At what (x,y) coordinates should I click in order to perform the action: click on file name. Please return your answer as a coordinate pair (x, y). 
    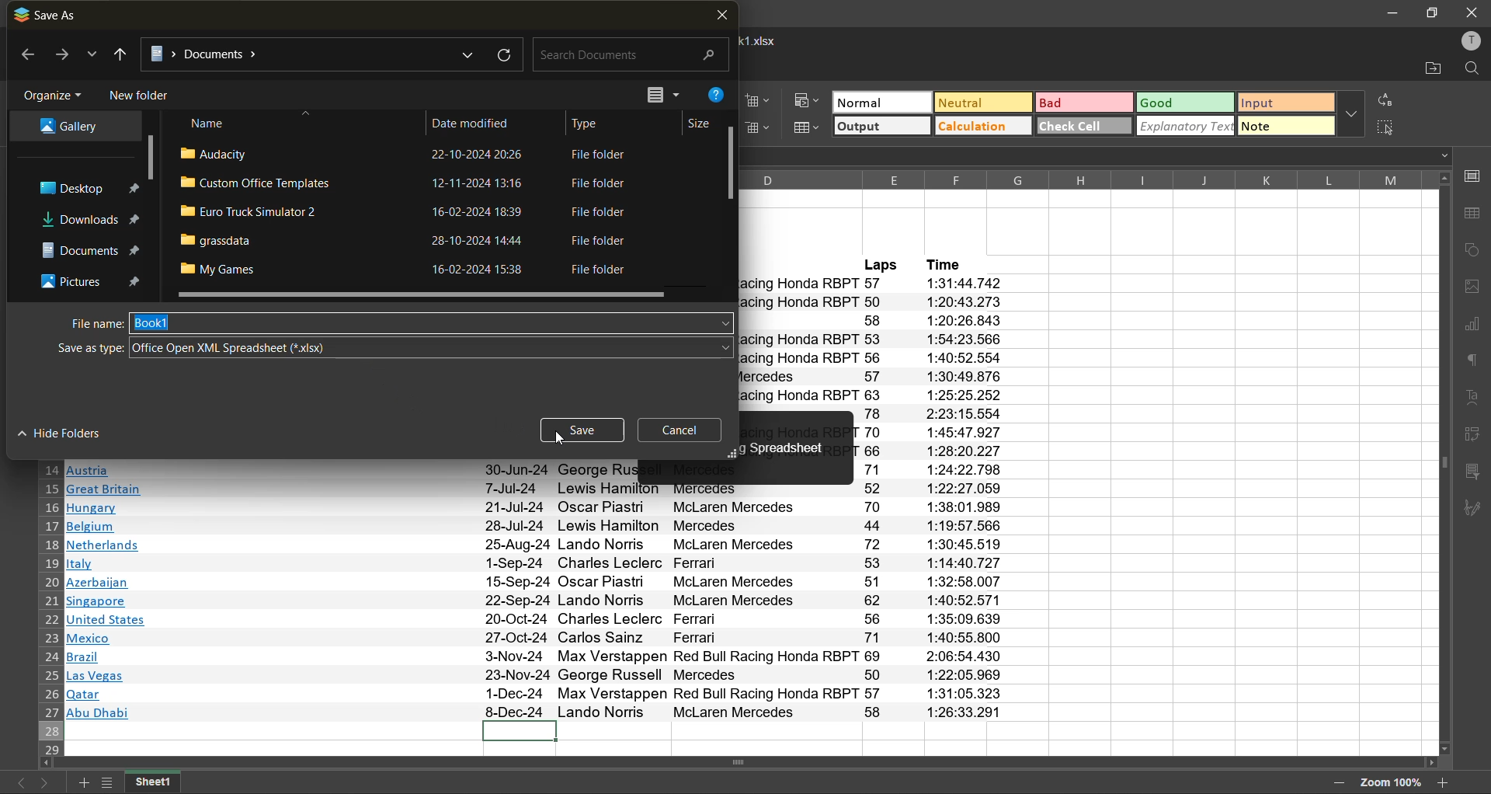
    Looking at the image, I should click on (433, 324).